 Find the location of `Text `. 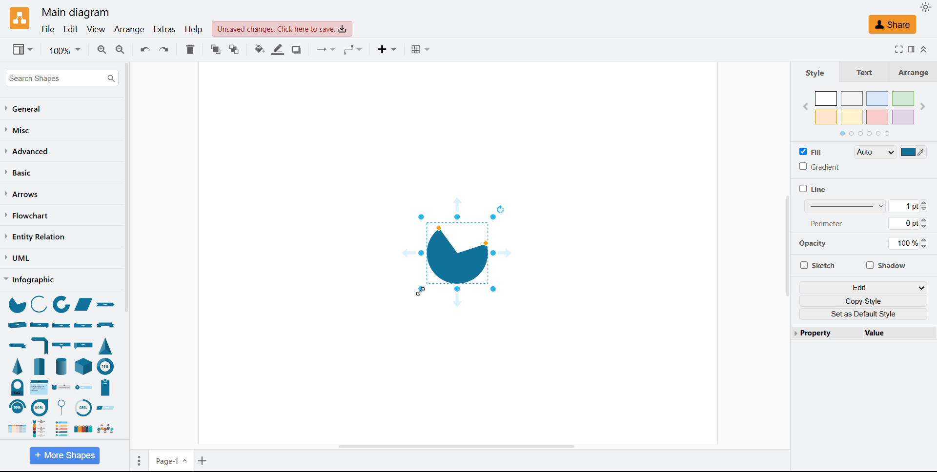

Text  is located at coordinates (860, 71).